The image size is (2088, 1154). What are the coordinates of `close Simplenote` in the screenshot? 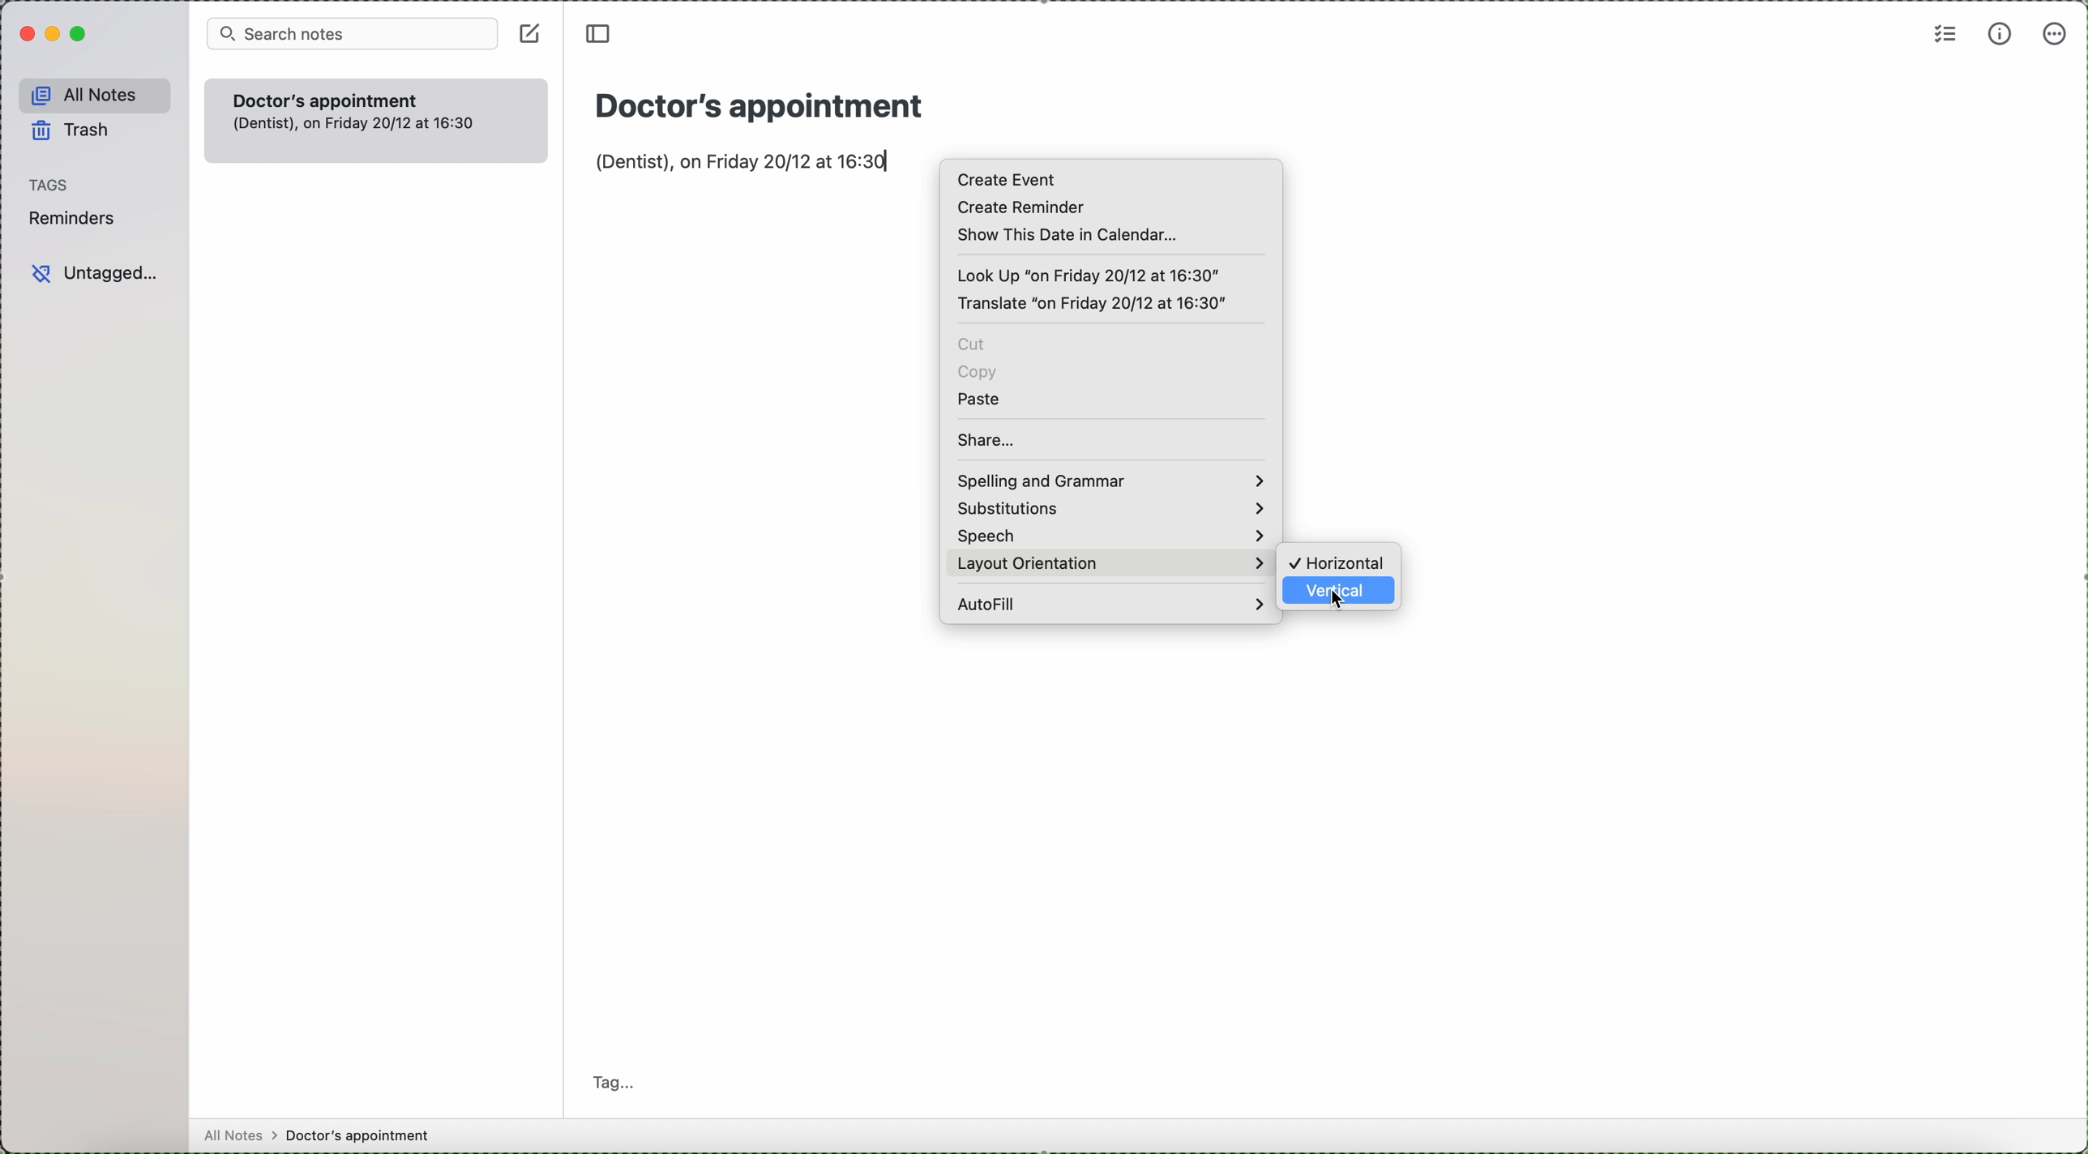 It's located at (22, 33).